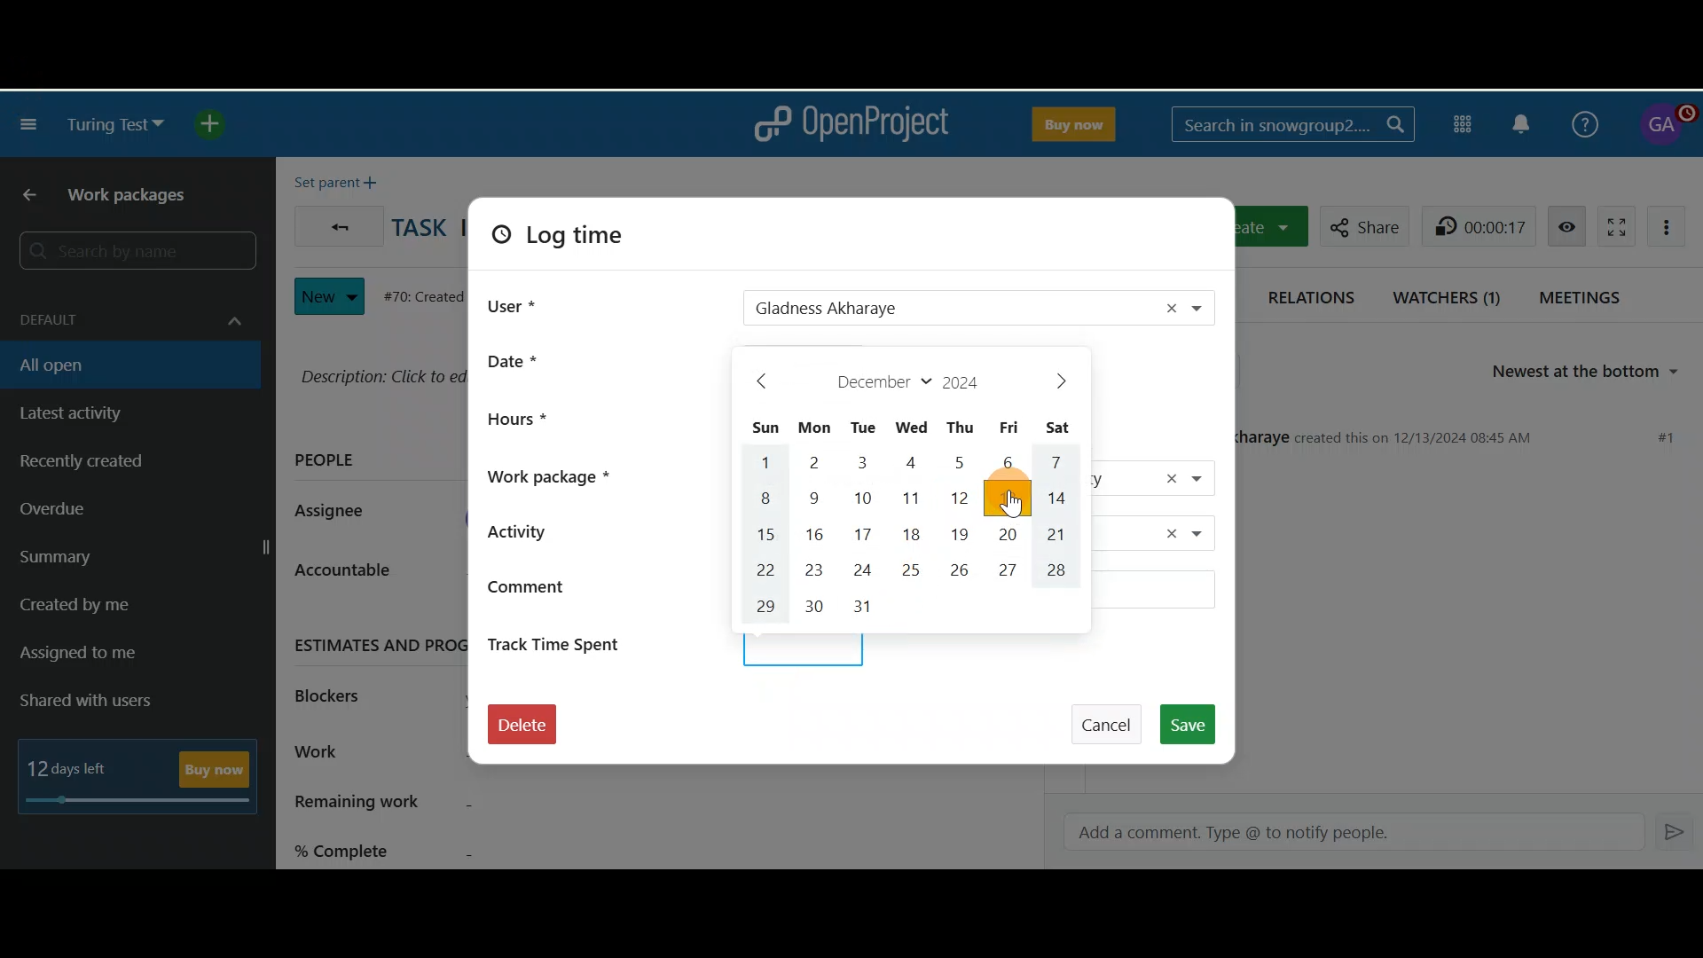 The image size is (1703, 958). What do you see at coordinates (1111, 717) in the screenshot?
I see `Cancel` at bounding box center [1111, 717].